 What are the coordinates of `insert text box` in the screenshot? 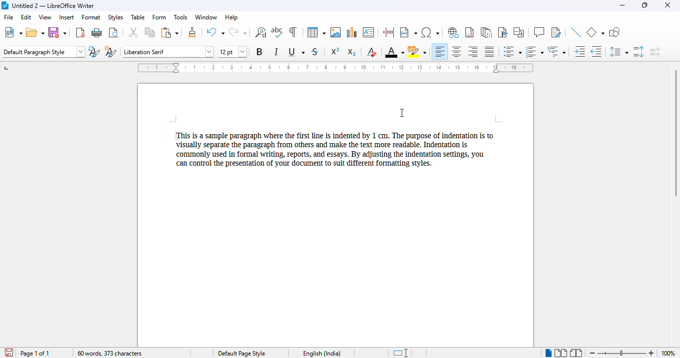 It's located at (369, 32).